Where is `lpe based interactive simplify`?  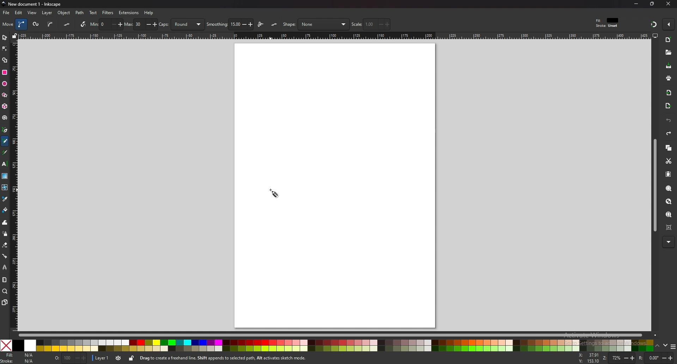
lpe based interactive simplify is located at coordinates (262, 24).